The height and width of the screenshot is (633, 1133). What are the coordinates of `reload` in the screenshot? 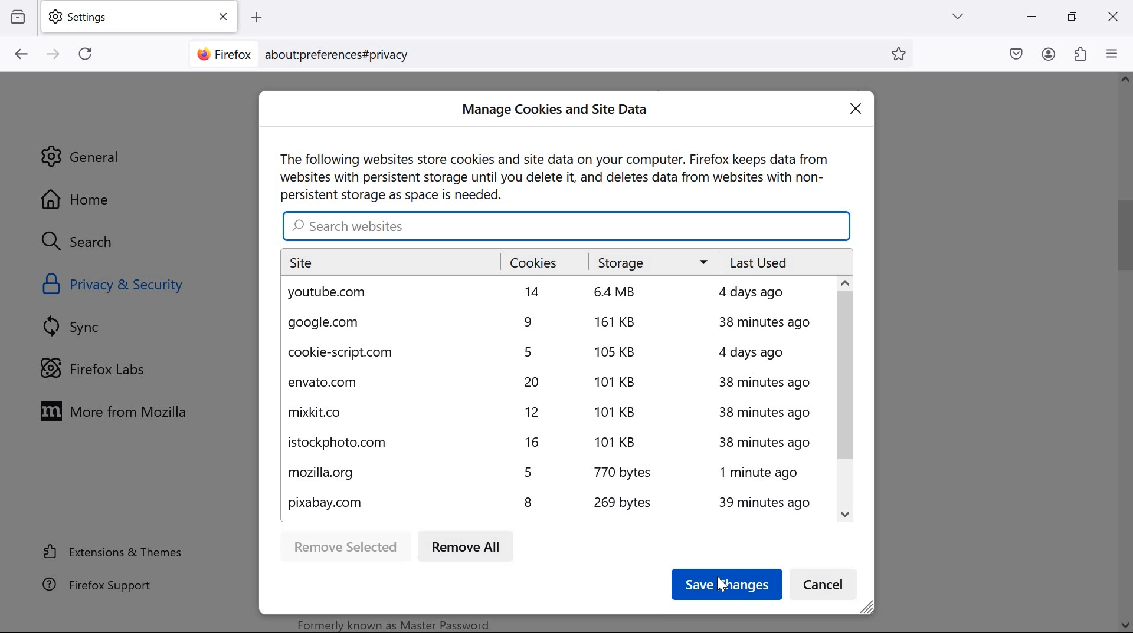 It's located at (85, 53).